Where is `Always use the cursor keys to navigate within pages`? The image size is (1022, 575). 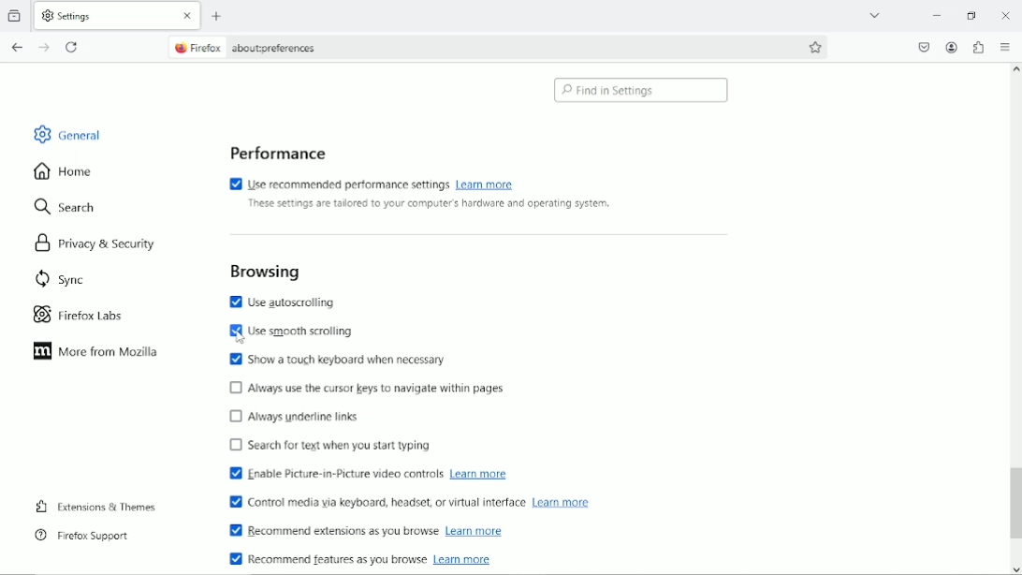 Always use the cursor keys to navigate within pages is located at coordinates (381, 387).